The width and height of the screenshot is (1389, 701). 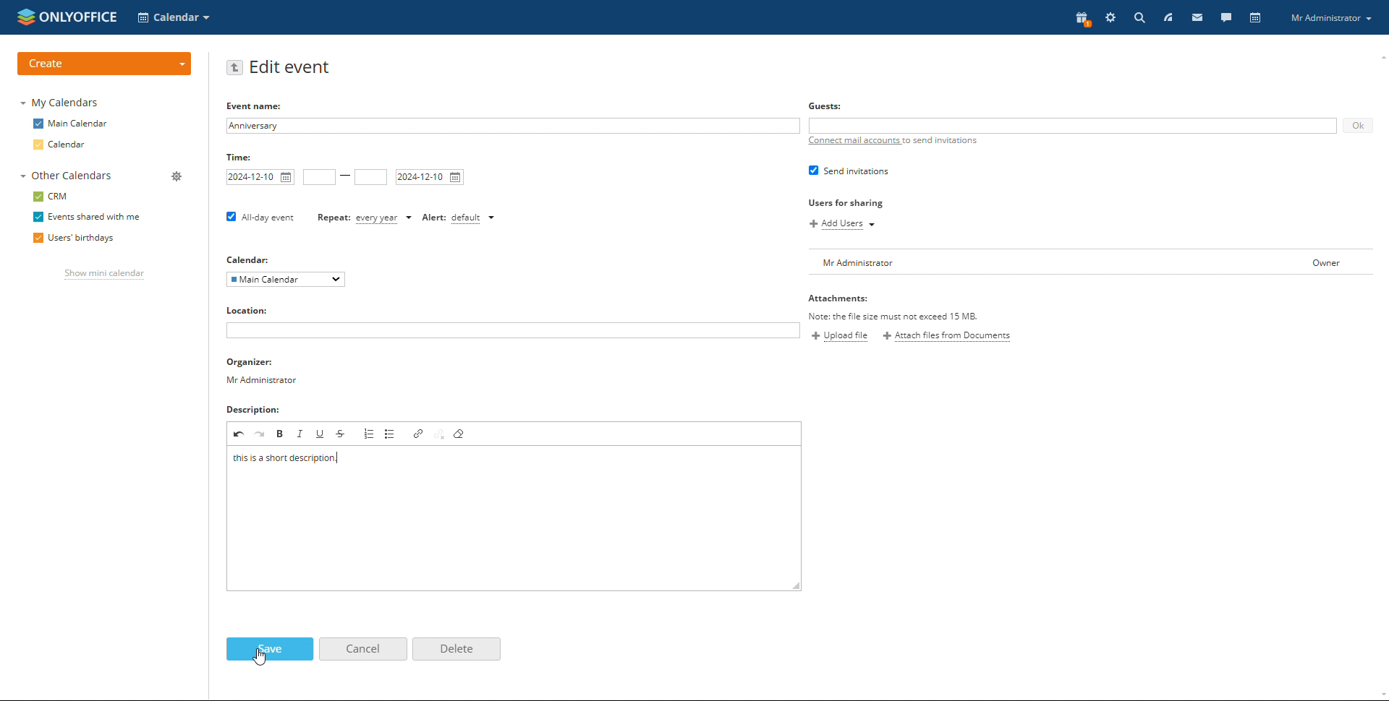 I want to click on manage, so click(x=175, y=176).